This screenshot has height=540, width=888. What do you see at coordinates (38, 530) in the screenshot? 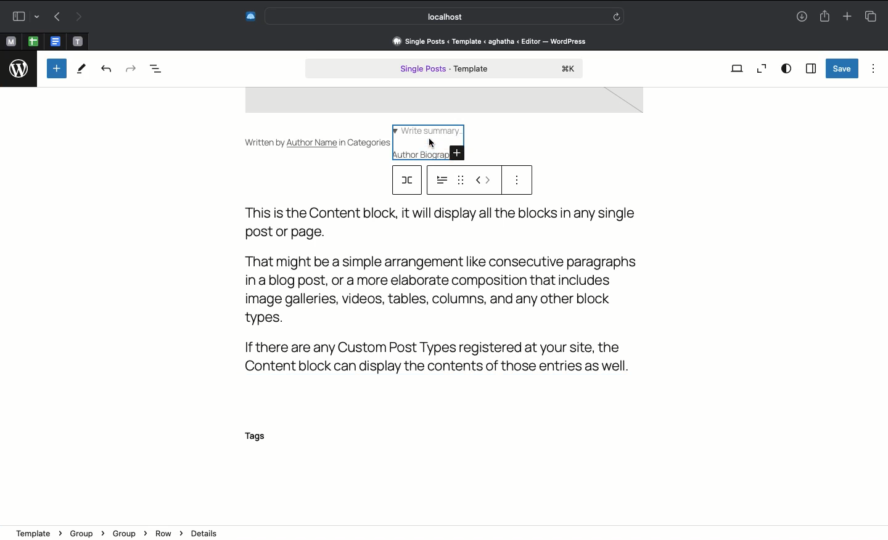
I see `template` at bounding box center [38, 530].